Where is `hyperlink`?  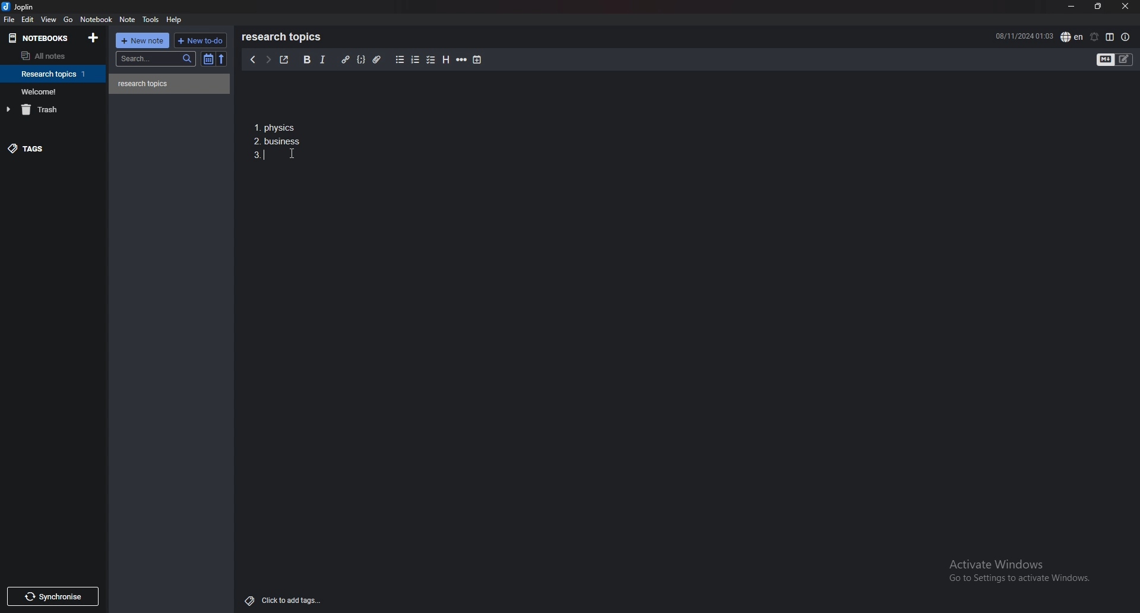 hyperlink is located at coordinates (345, 60).